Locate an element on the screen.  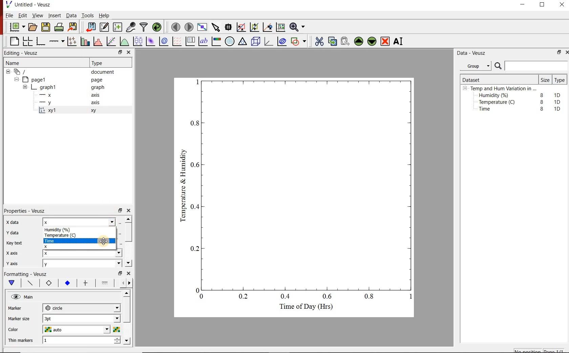
move to the next page is located at coordinates (189, 27).